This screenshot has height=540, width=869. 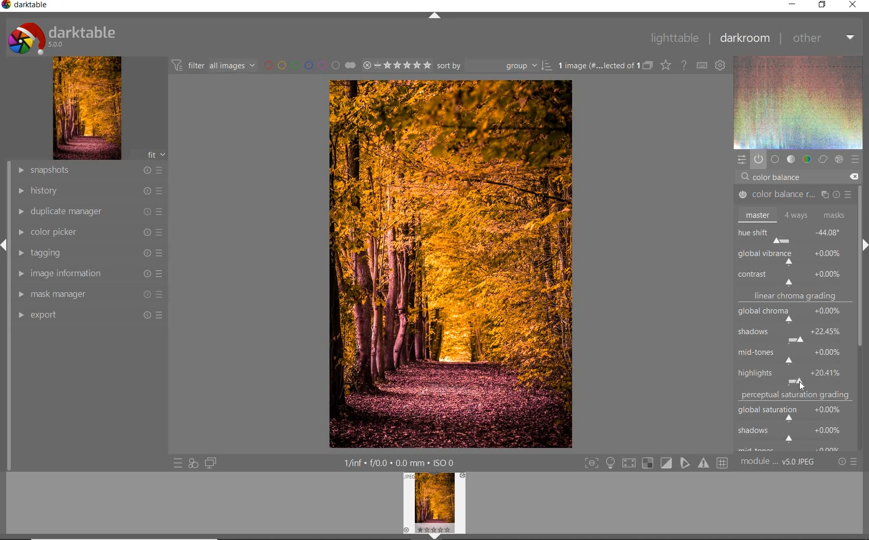 What do you see at coordinates (91, 212) in the screenshot?
I see `duplicate manager` at bounding box center [91, 212].